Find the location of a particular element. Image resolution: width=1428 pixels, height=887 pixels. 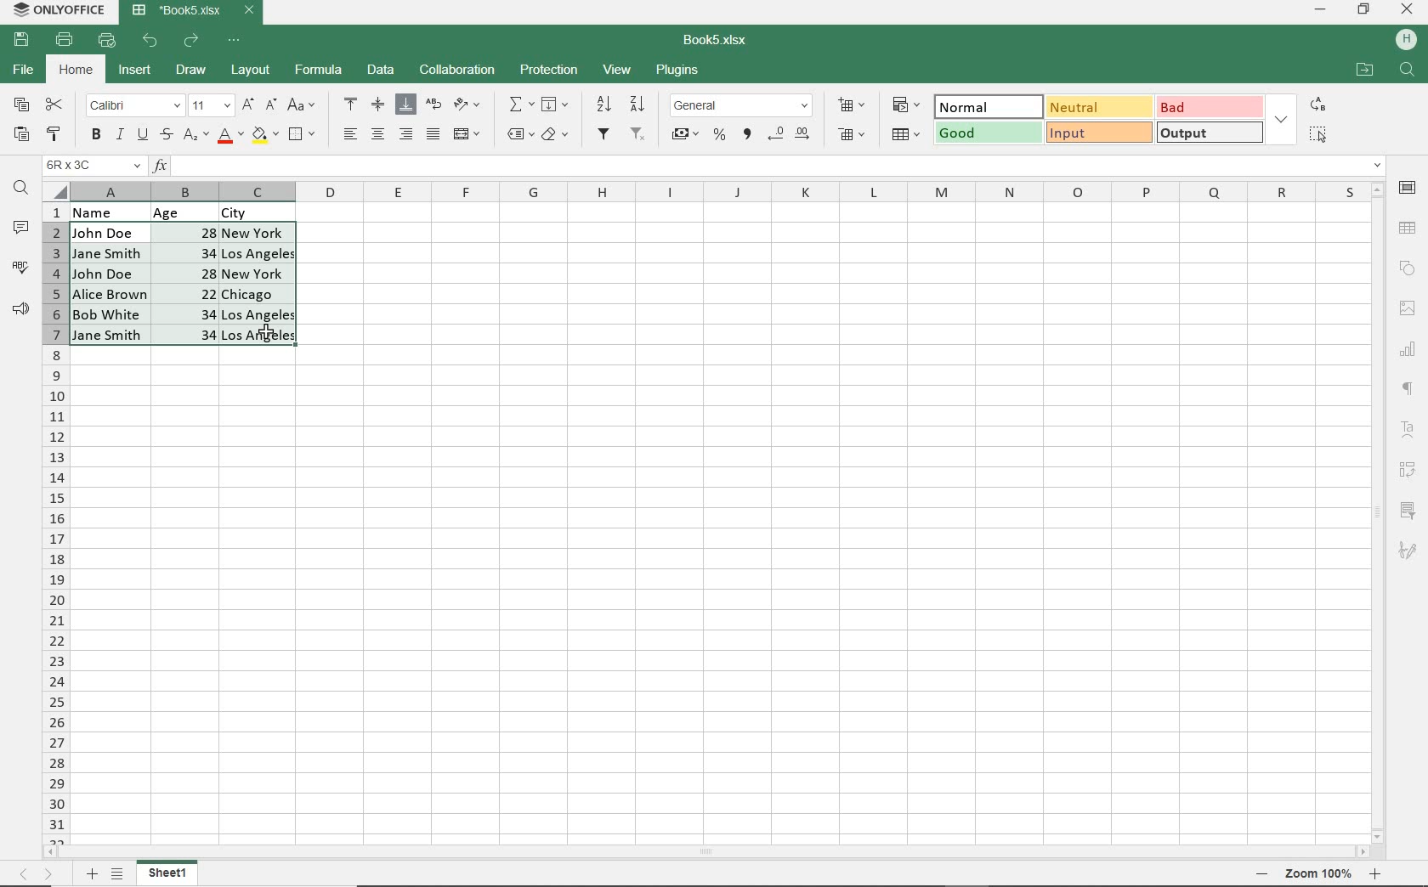

CUT is located at coordinates (55, 105).